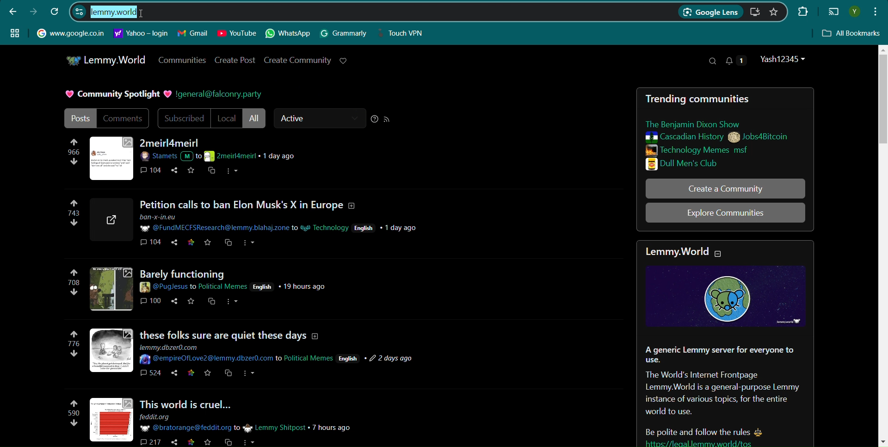  What do you see at coordinates (212, 172) in the screenshot?
I see `copy` at bounding box center [212, 172].